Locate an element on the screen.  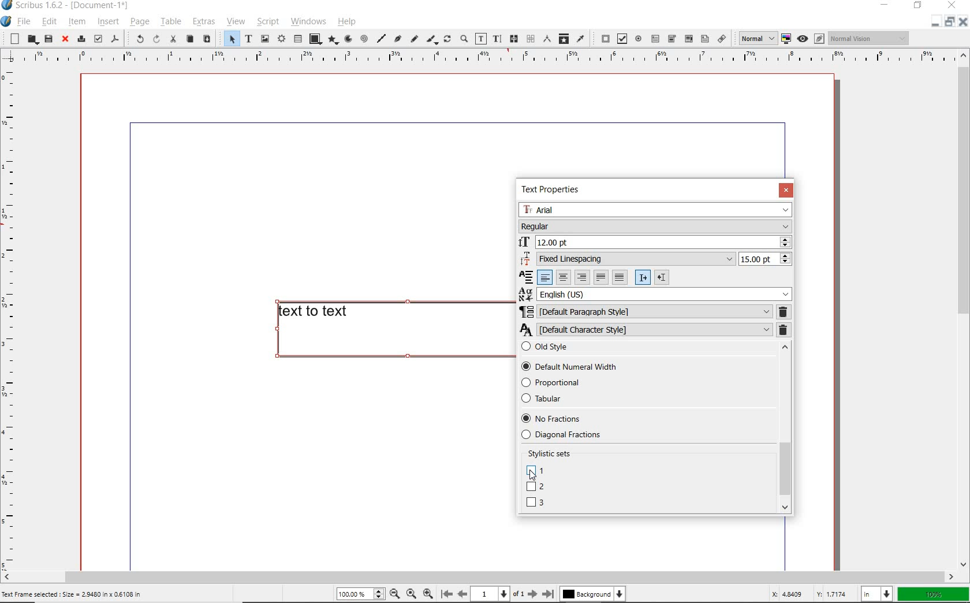
REMOVE is located at coordinates (784, 321).